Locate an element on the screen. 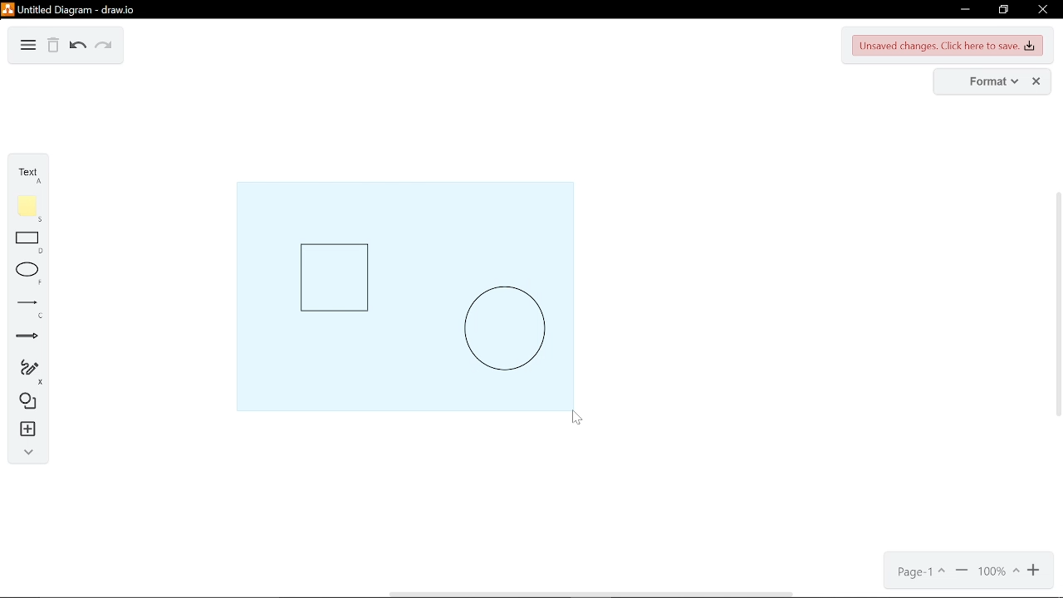  insert is located at coordinates (23, 430).